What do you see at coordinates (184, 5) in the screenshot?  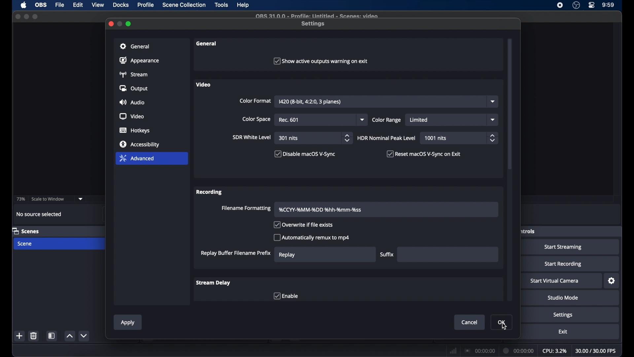 I see `scene collection` at bounding box center [184, 5].